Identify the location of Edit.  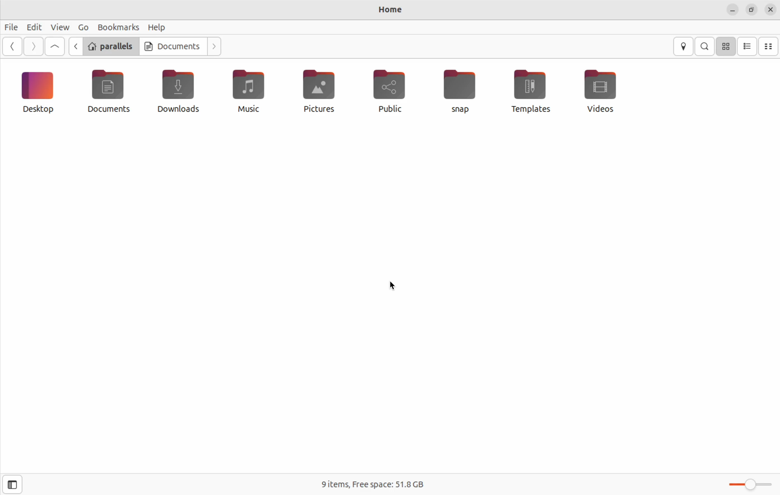
(34, 27).